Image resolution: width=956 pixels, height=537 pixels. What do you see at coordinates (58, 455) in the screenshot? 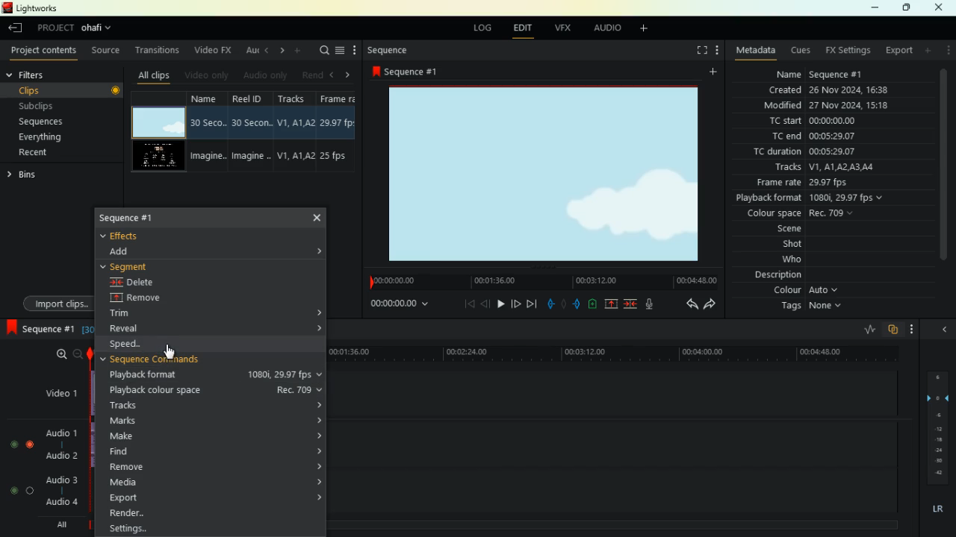
I see `audio2` at bounding box center [58, 455].